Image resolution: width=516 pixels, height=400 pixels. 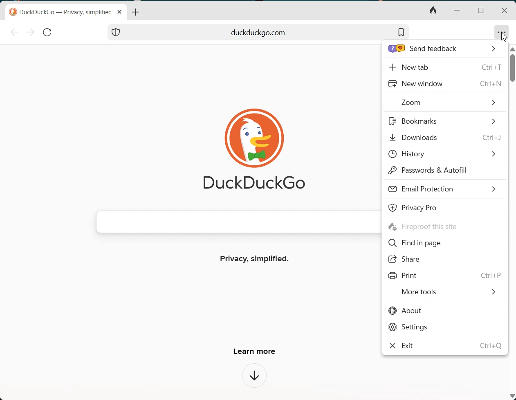 What do you see at coordinates (445, 226) in the screenshot?
I see `Fireproof this site` at bounding box center [445, 226].